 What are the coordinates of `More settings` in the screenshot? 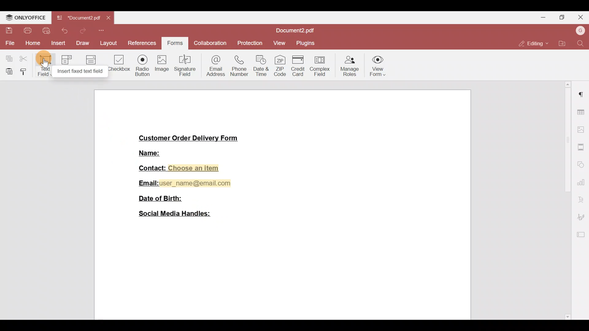 It's located at (582, 145).